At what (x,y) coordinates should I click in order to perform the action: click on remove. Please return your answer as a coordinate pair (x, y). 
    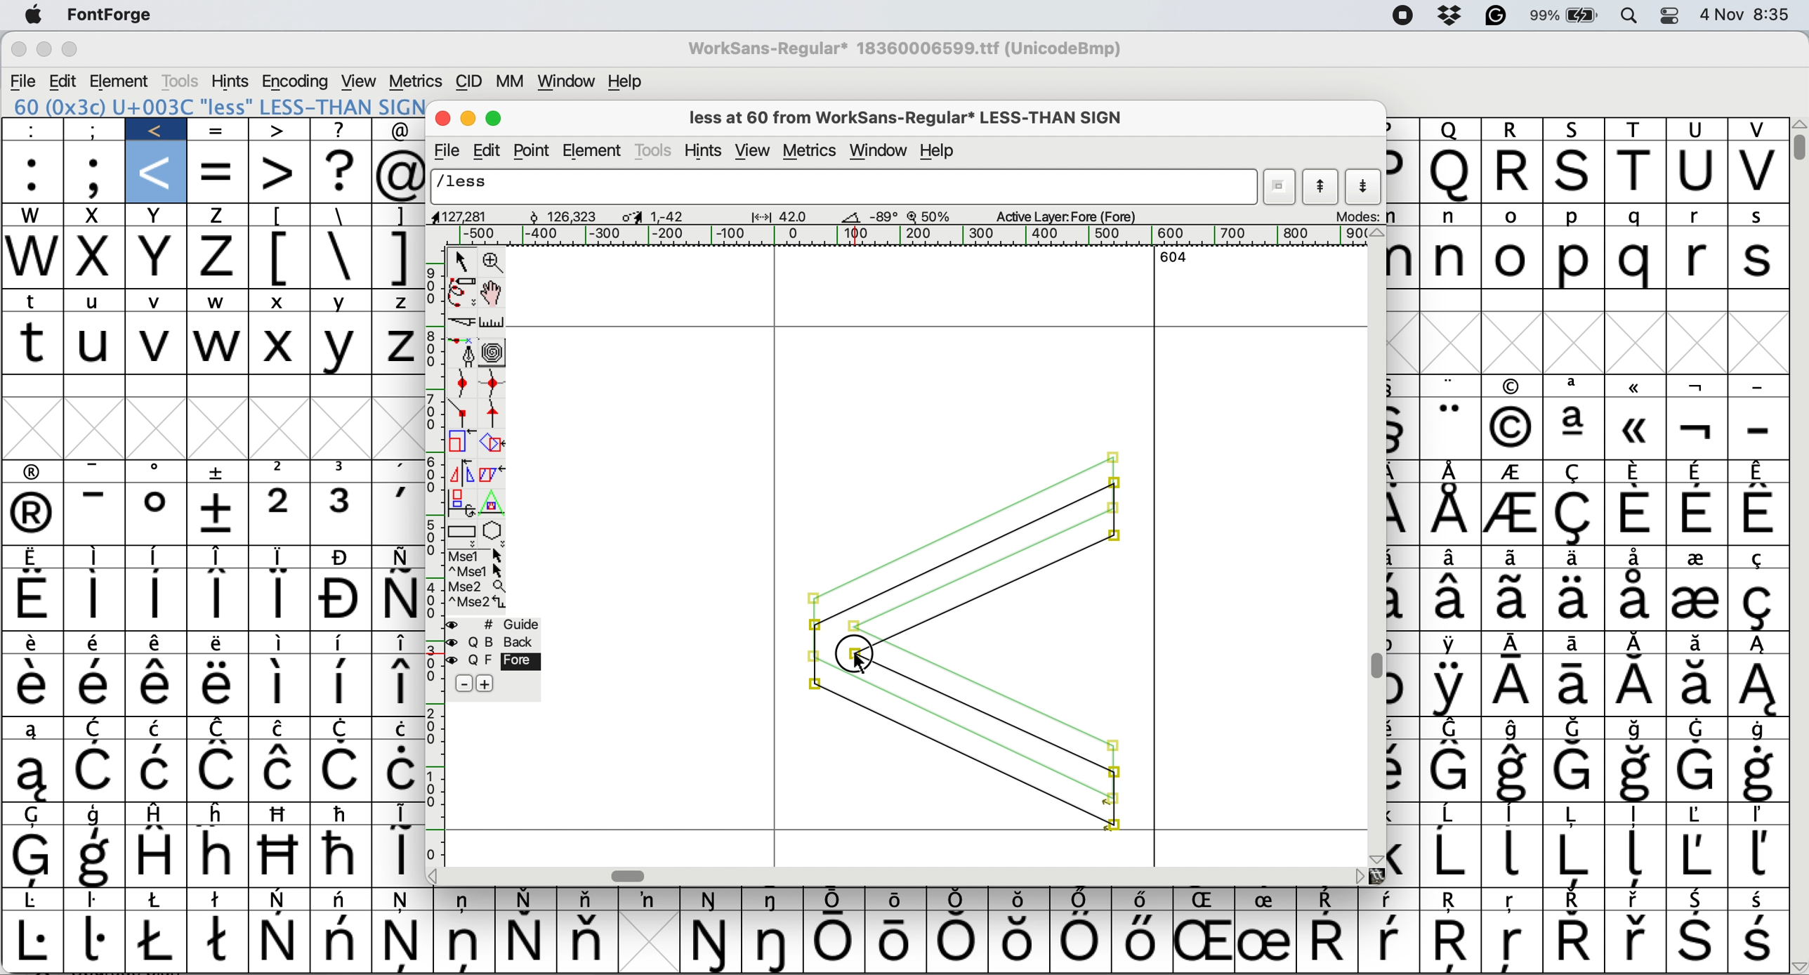
    Looking at the image, I should click on (467, 682).